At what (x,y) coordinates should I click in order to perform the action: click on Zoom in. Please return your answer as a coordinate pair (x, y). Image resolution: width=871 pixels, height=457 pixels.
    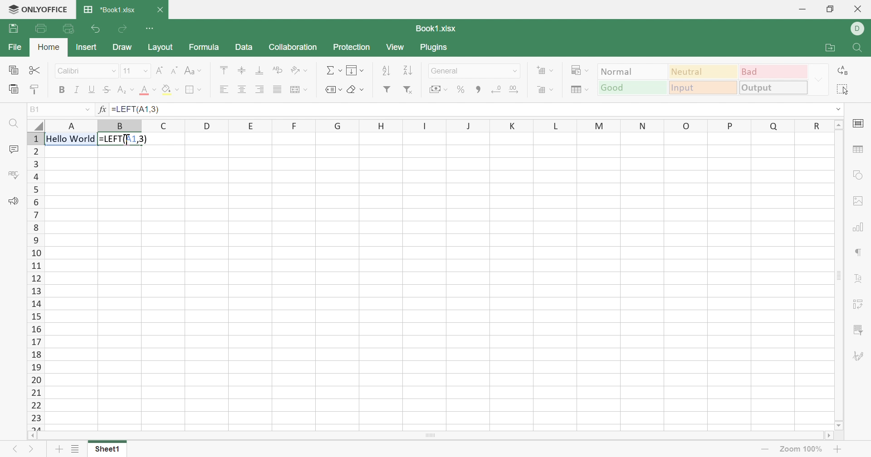
    Looking at the image, I should click on (837, 450).